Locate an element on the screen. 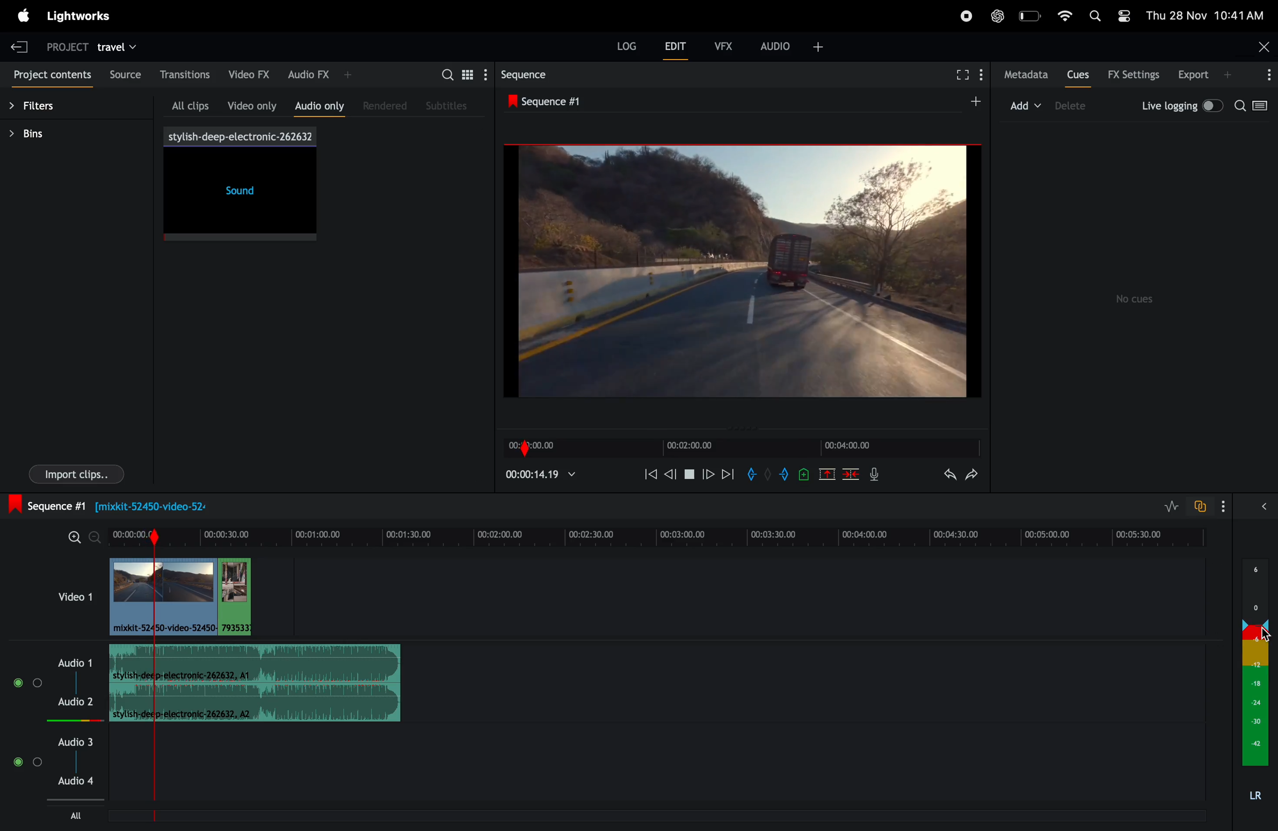 This screenshot has height=831, width=1278. Mute/Unmute track is located at coordinates (18, 767).